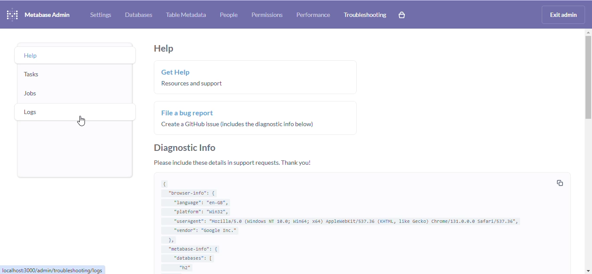  Describe the element at coordinates (256, 117) in the screenshot. I see `file a bug report` at that location.